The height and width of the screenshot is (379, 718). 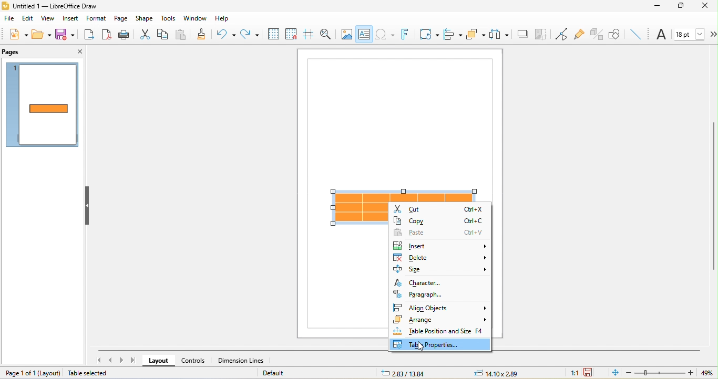 What do you see at coordinates (17, 34) in the screenshot?
I see `new` at bounding box center [17, 34].